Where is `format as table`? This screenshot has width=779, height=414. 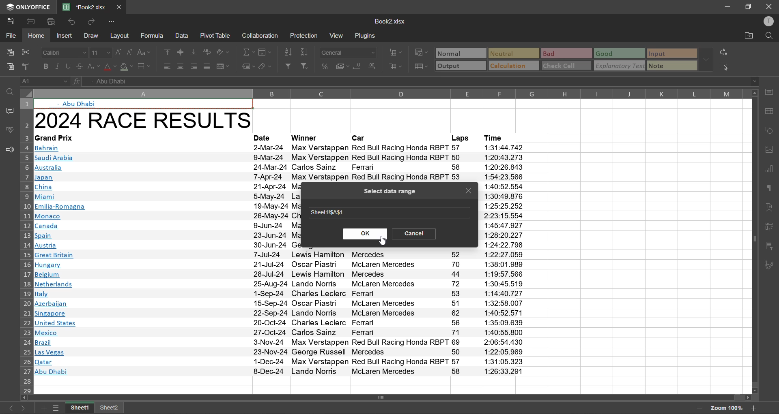 format as table is located at coordinates (420, 67).